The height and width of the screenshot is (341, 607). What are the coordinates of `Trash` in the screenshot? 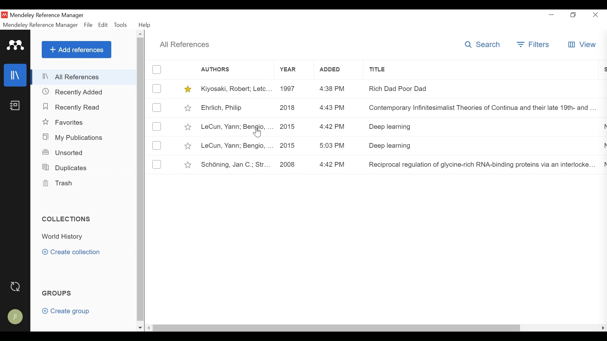 It's located at (57, 183).